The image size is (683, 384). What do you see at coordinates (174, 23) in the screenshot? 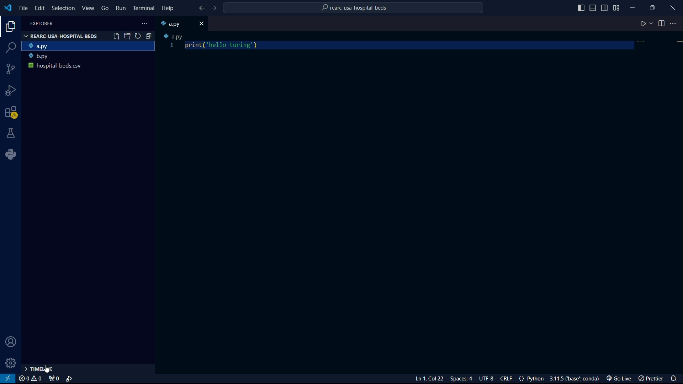
I see `a.py` at bounding box center [174, 23].